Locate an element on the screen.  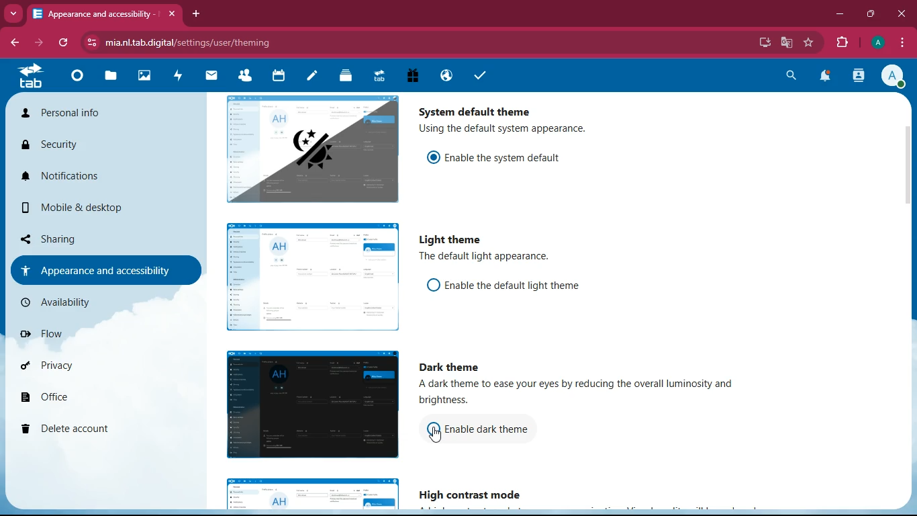
menu is located at coordinates (903, 43).